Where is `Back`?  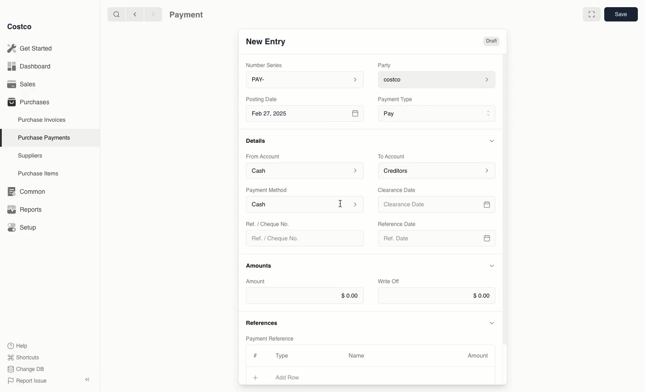 Back is located at coordinates (135, 14).